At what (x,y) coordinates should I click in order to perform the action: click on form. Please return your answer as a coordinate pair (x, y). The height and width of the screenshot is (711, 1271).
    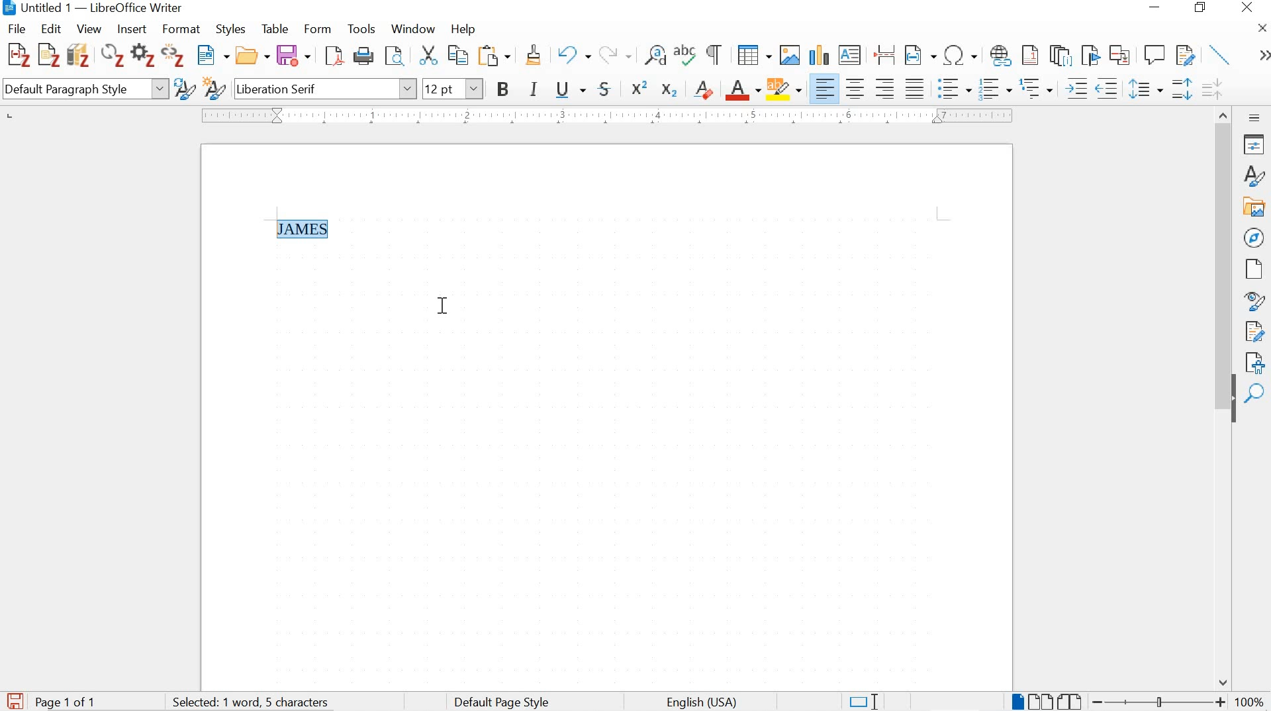
    Looking at the image, I should click on (318, 28).